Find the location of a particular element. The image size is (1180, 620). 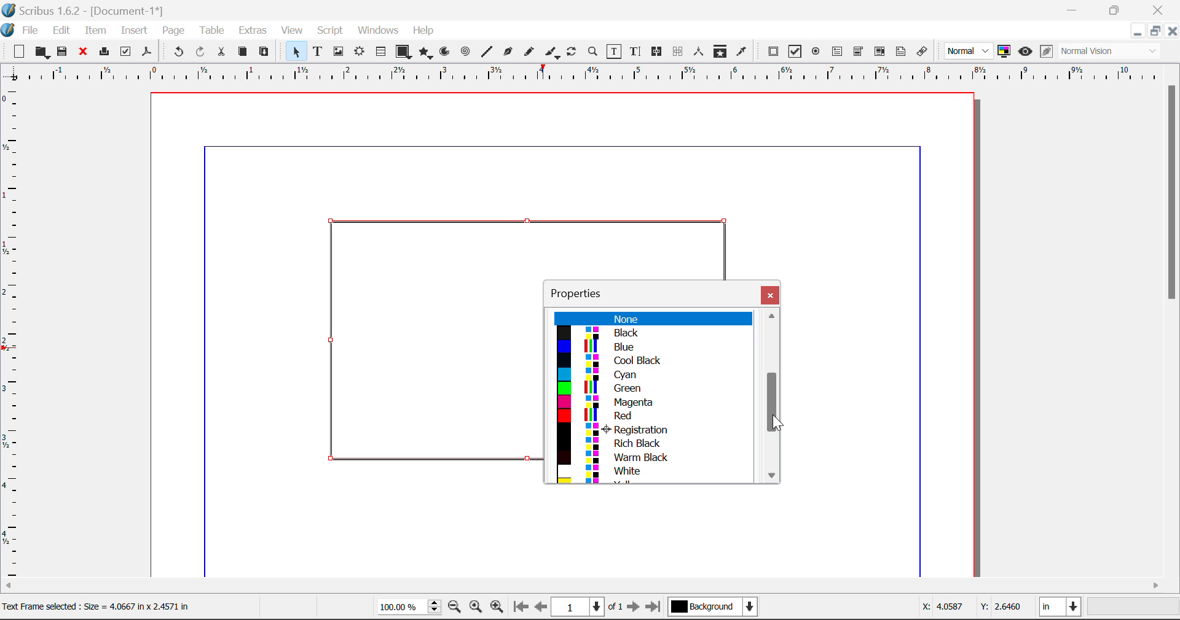

Close is located at coordinates (1159, 10).